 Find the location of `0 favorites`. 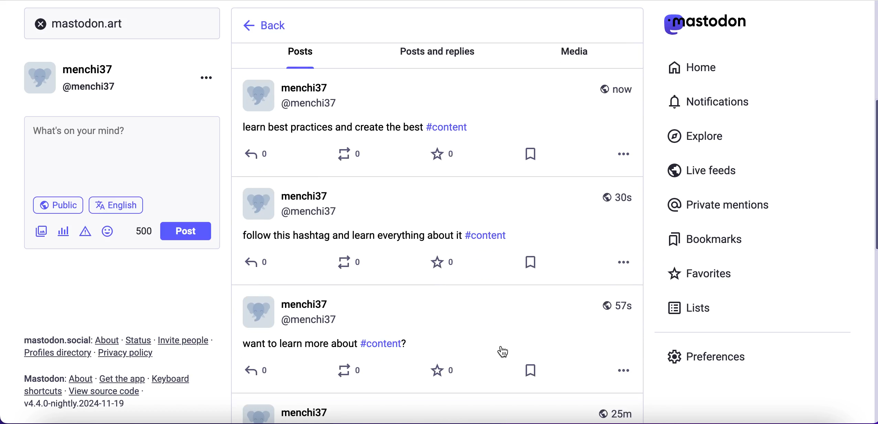

0 favorites is located at coordinates (446, 266).